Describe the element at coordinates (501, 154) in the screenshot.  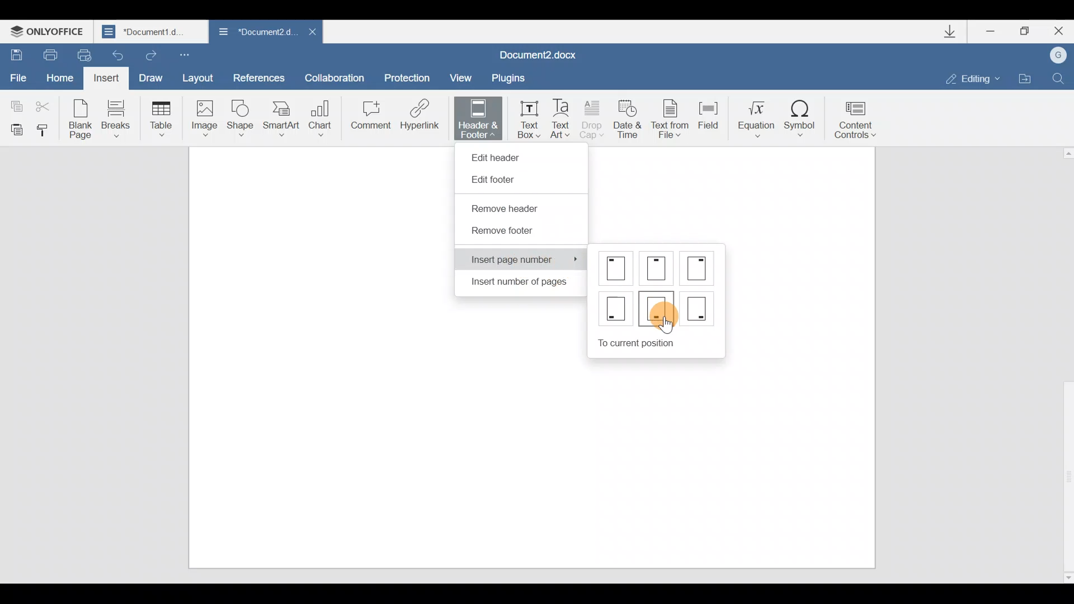
I see `Edit header` at that location.